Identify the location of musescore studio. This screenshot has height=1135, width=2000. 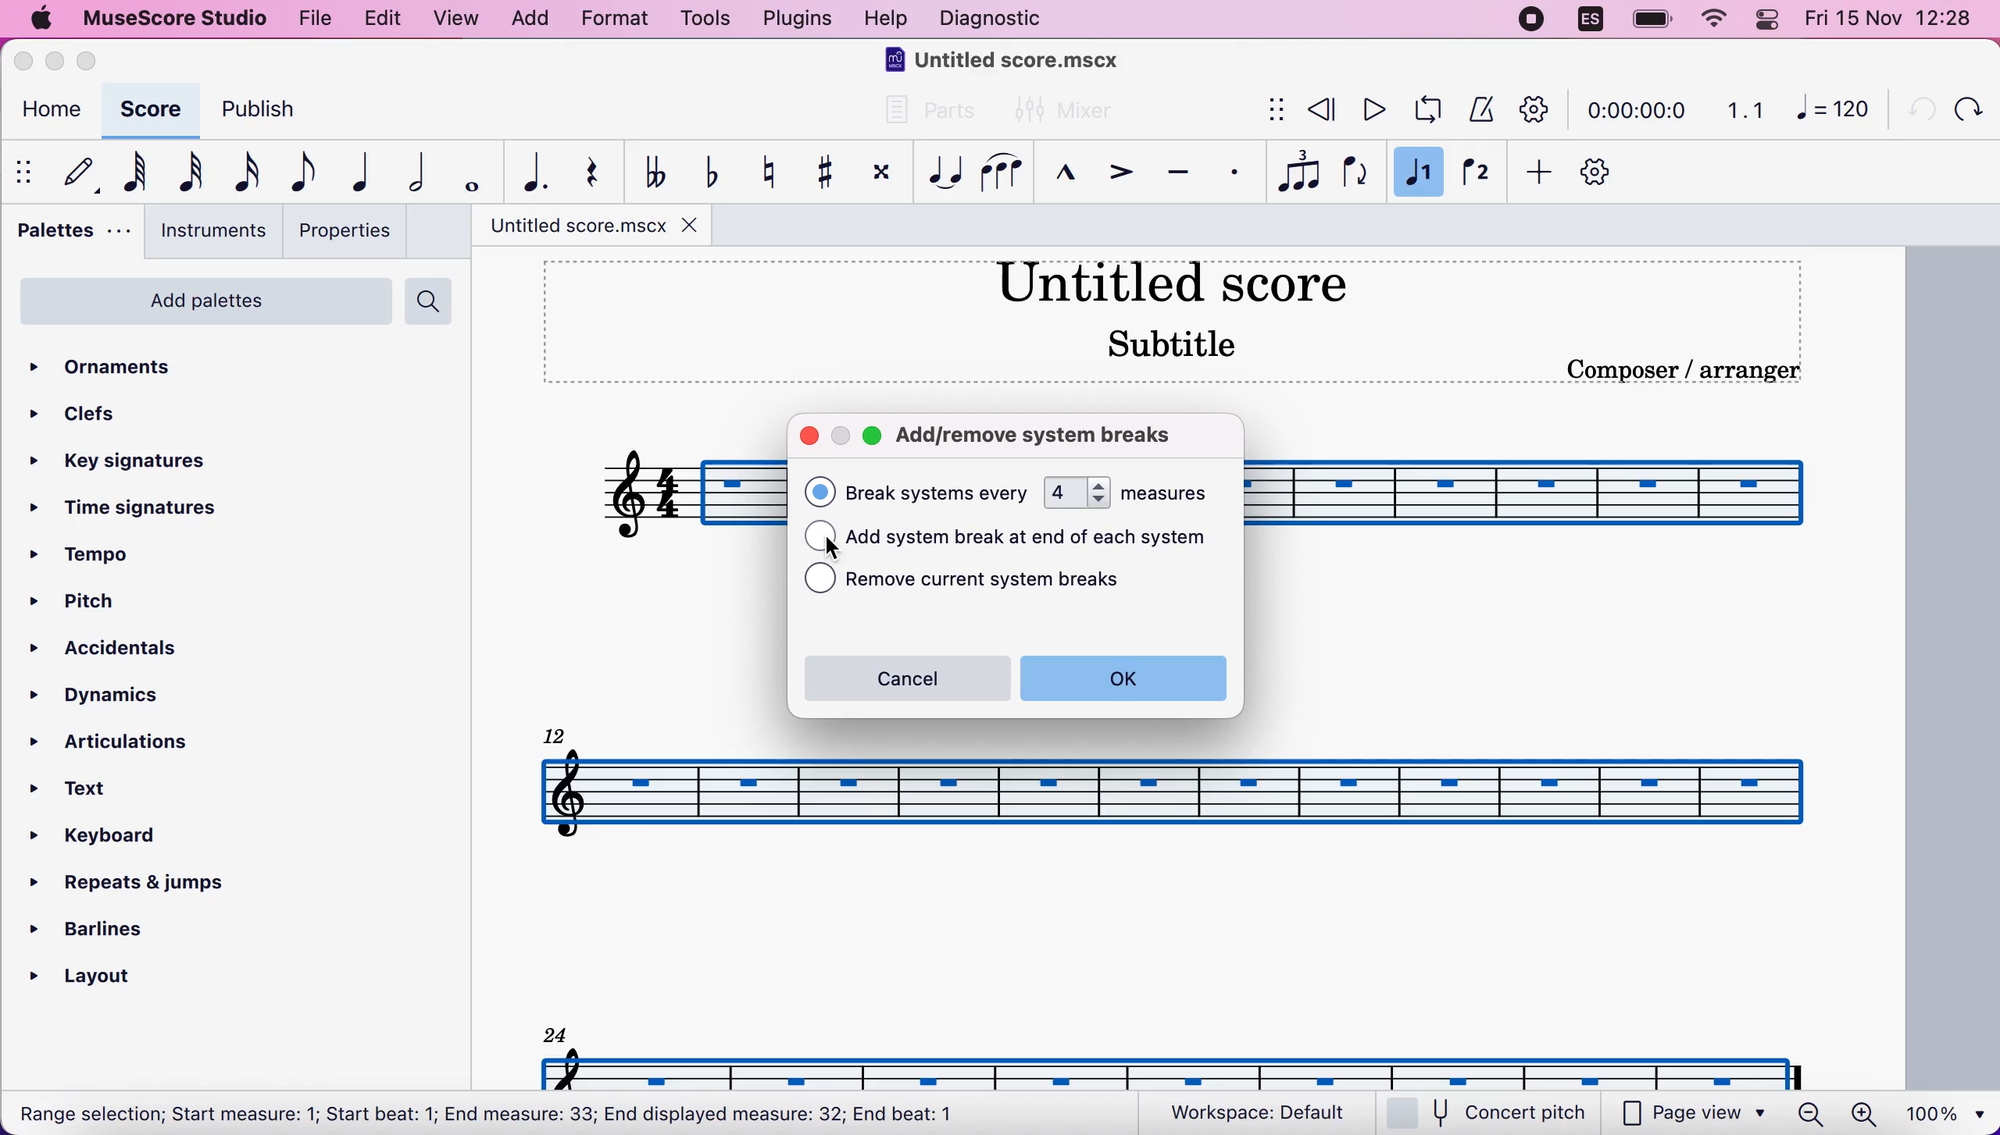
(171, 19).